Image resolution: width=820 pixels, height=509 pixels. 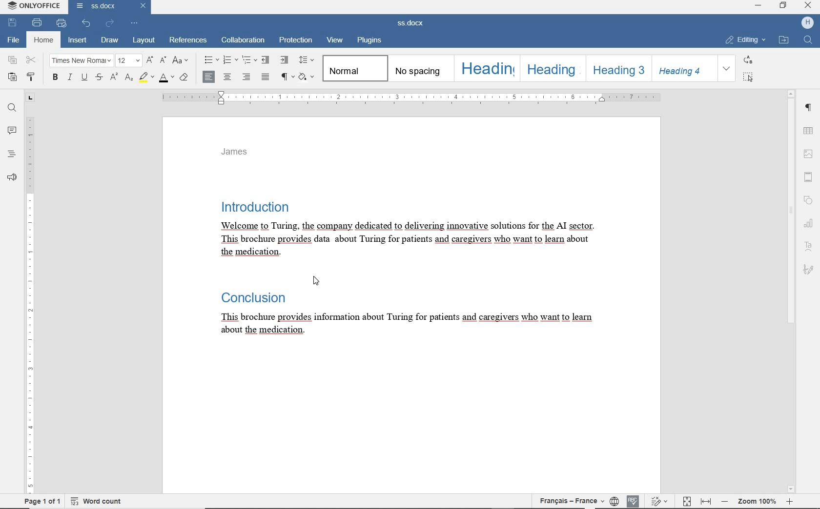 What do you see at coordinates (146, 78) in the screenshot?
I see `HIGHLIGHT COLOR` at bounding box center [146, 78].